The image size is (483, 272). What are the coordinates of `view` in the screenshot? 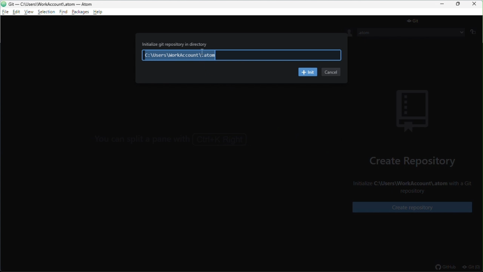 It's located at (30, 12).